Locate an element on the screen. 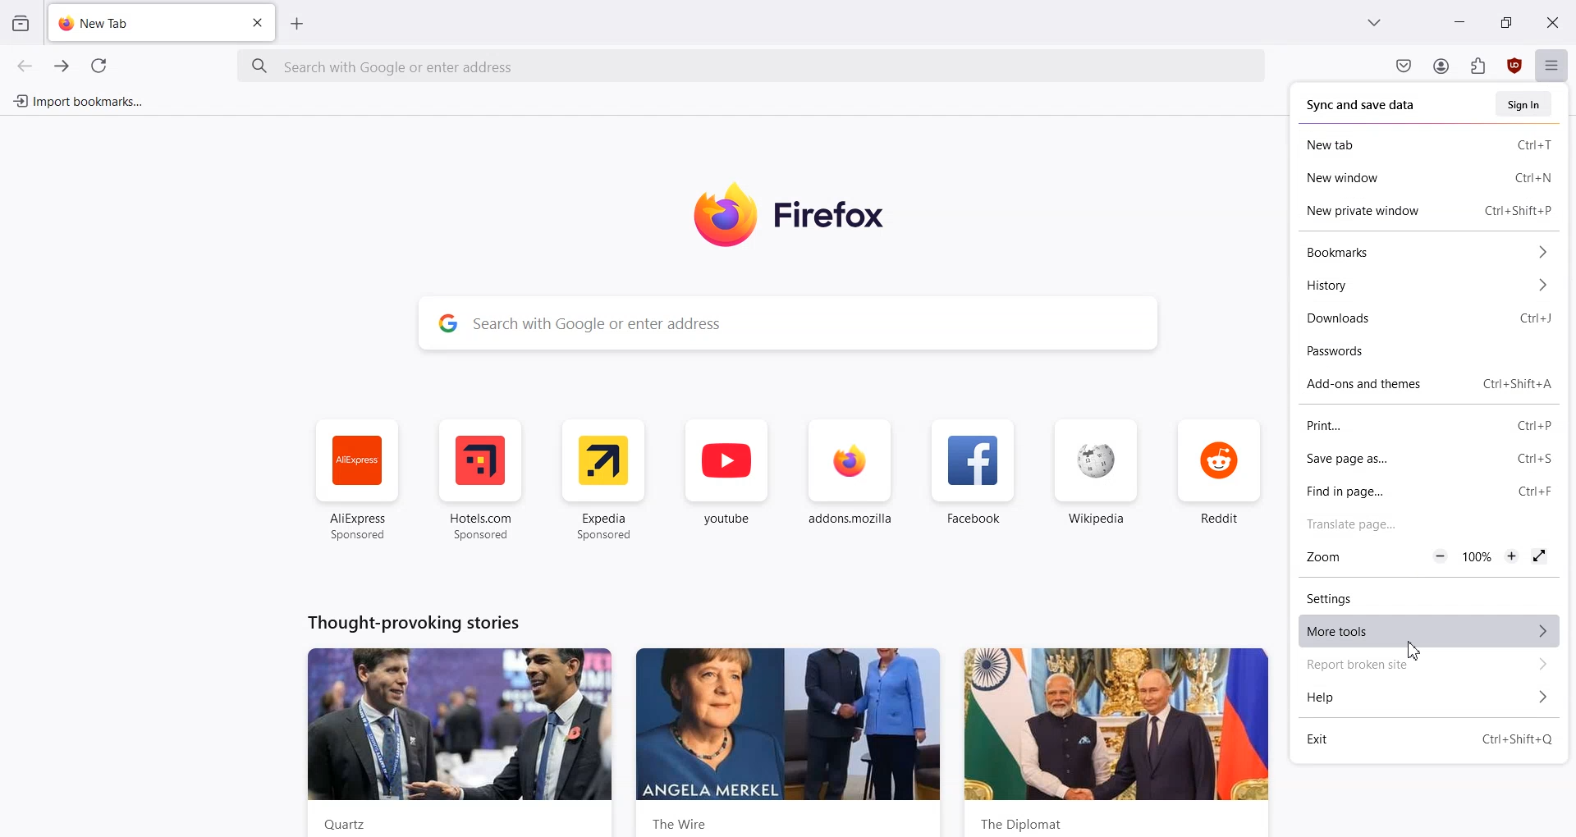 The image size is (1576, 837). Go Back one page  is located at coordinates (23, 65).